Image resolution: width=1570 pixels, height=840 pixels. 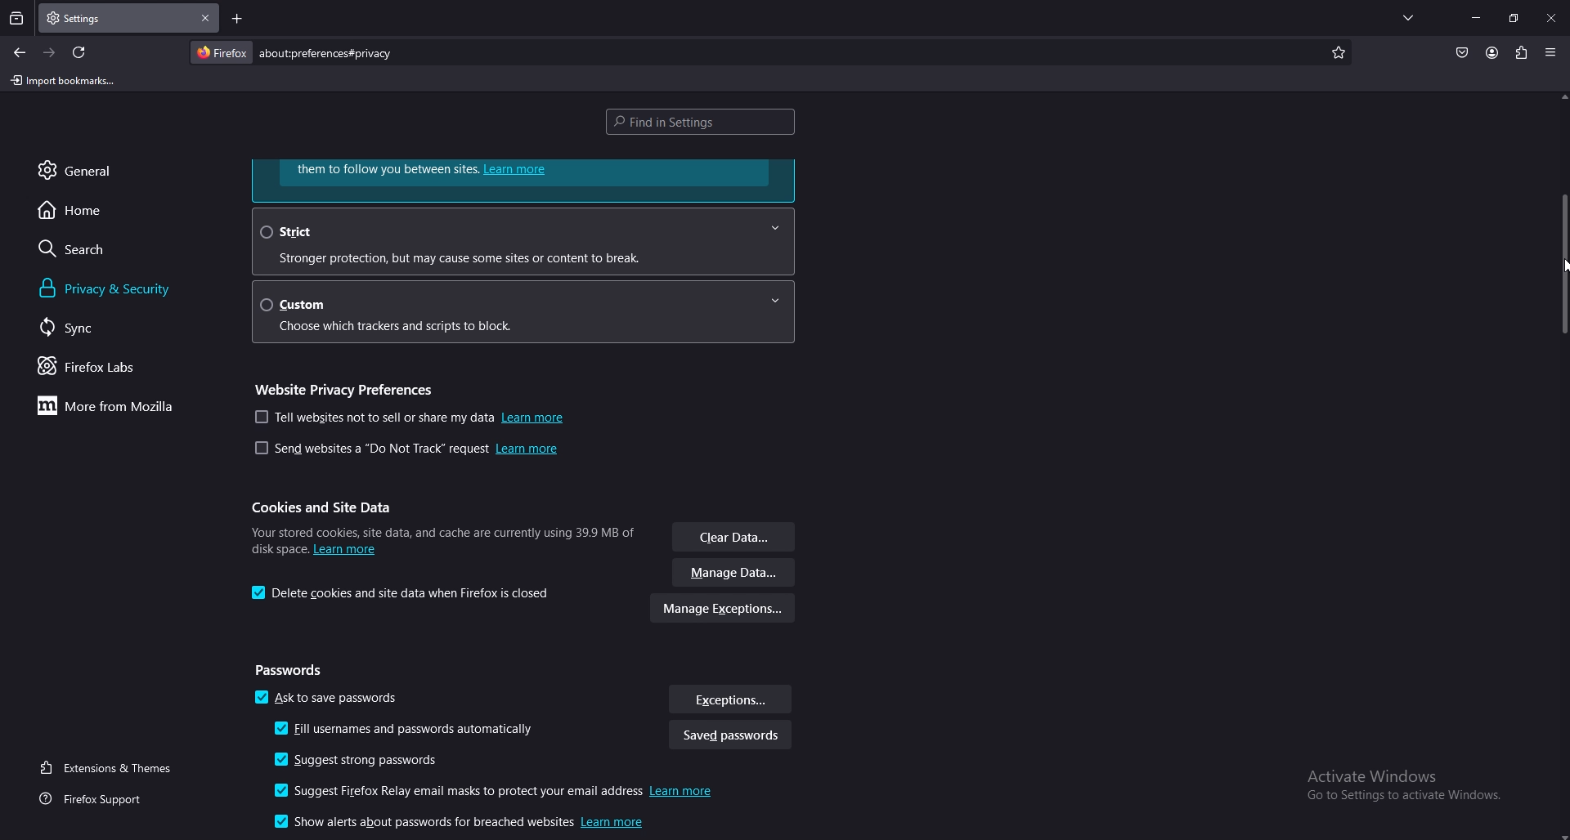 What do you see at coordinates (85, 19) in the screenshot?
I see `tab` at bounding box center [85, 19].